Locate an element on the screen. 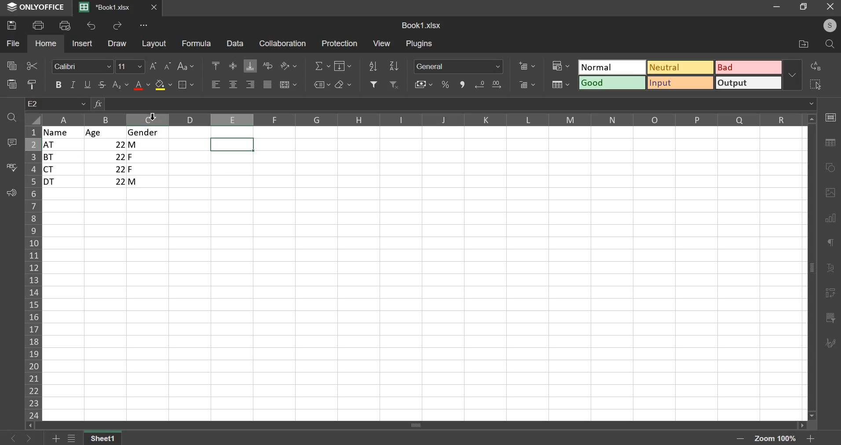  cell name is located at coordinates (57, 106).